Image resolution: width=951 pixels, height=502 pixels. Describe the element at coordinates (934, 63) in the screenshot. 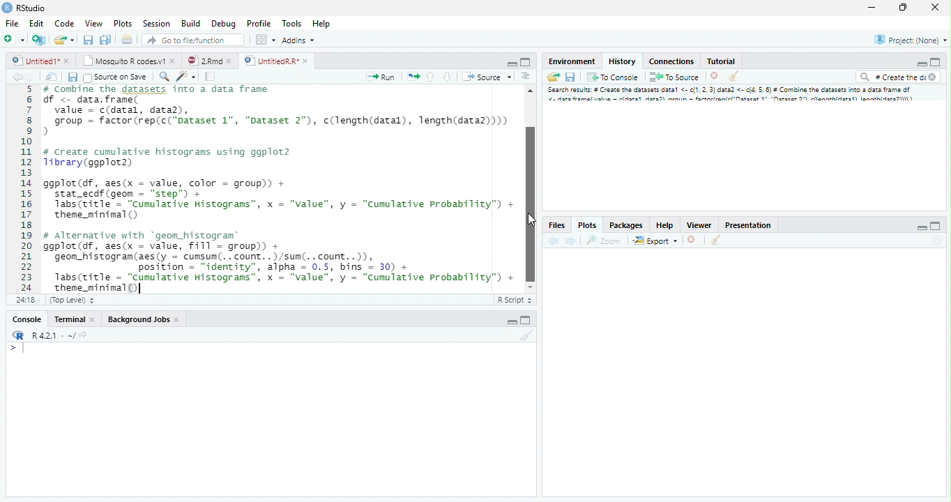

I see `Maximize` at that location.